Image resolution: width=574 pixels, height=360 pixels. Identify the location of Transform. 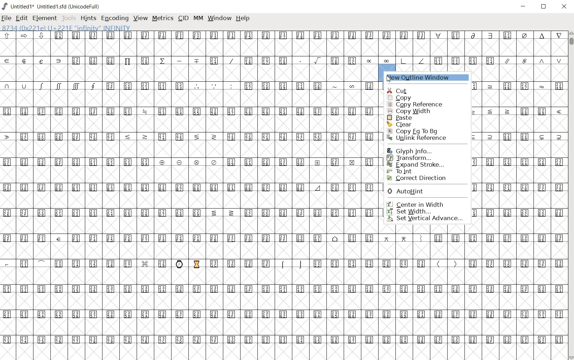
(417, 157).